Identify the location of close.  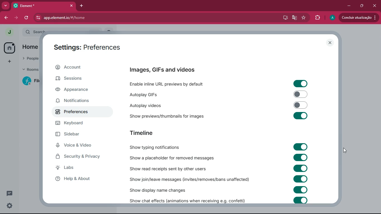
(375, 6).